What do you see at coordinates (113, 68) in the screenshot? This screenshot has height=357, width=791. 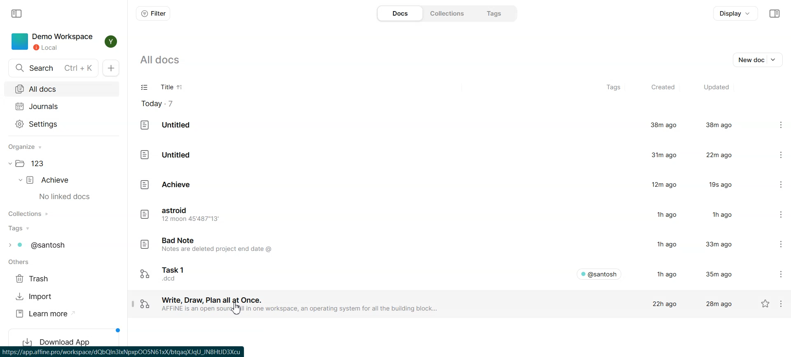 I see `New doc` at bounding box center [113, 68].